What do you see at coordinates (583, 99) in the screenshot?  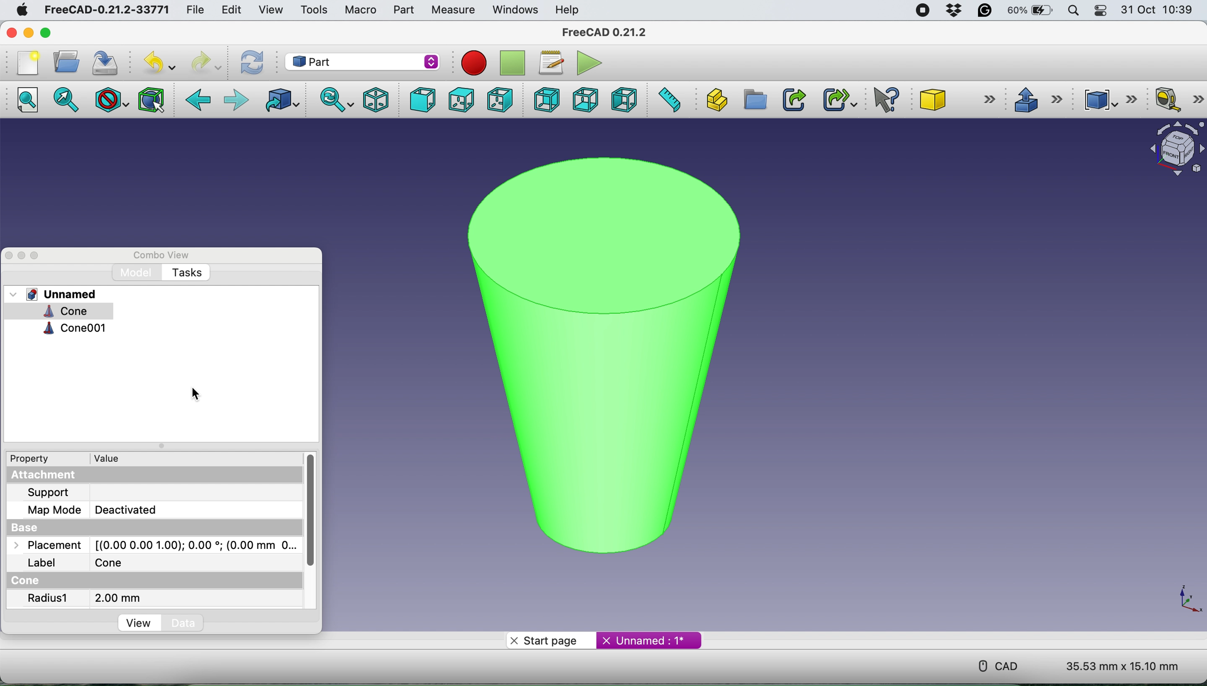 I see `bottom` at bounding box center [583, 99].